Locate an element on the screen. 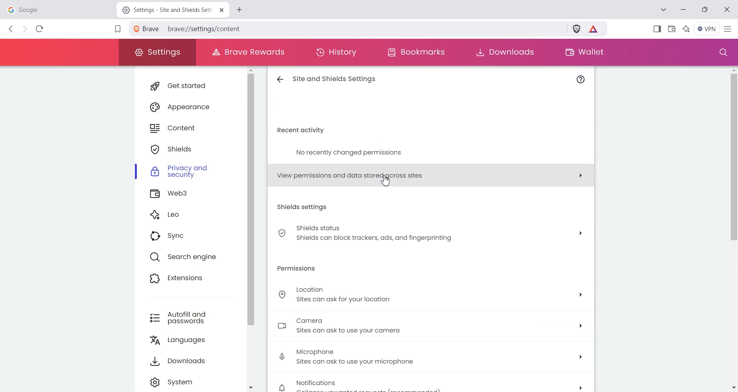 The image size is (738, 392).  is located at coordinates (707, 29).